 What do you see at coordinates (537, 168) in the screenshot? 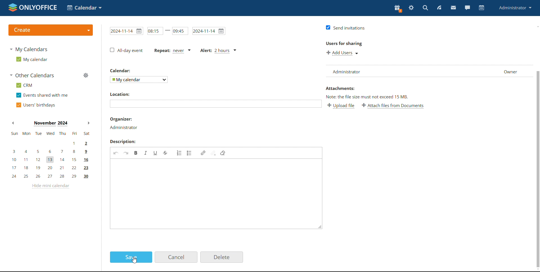
I see `scrollbar` at bounding box center [537, 168].